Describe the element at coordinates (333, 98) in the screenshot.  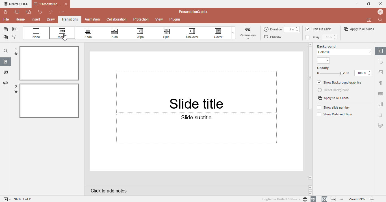
I see `Apply to all slides` at that location.